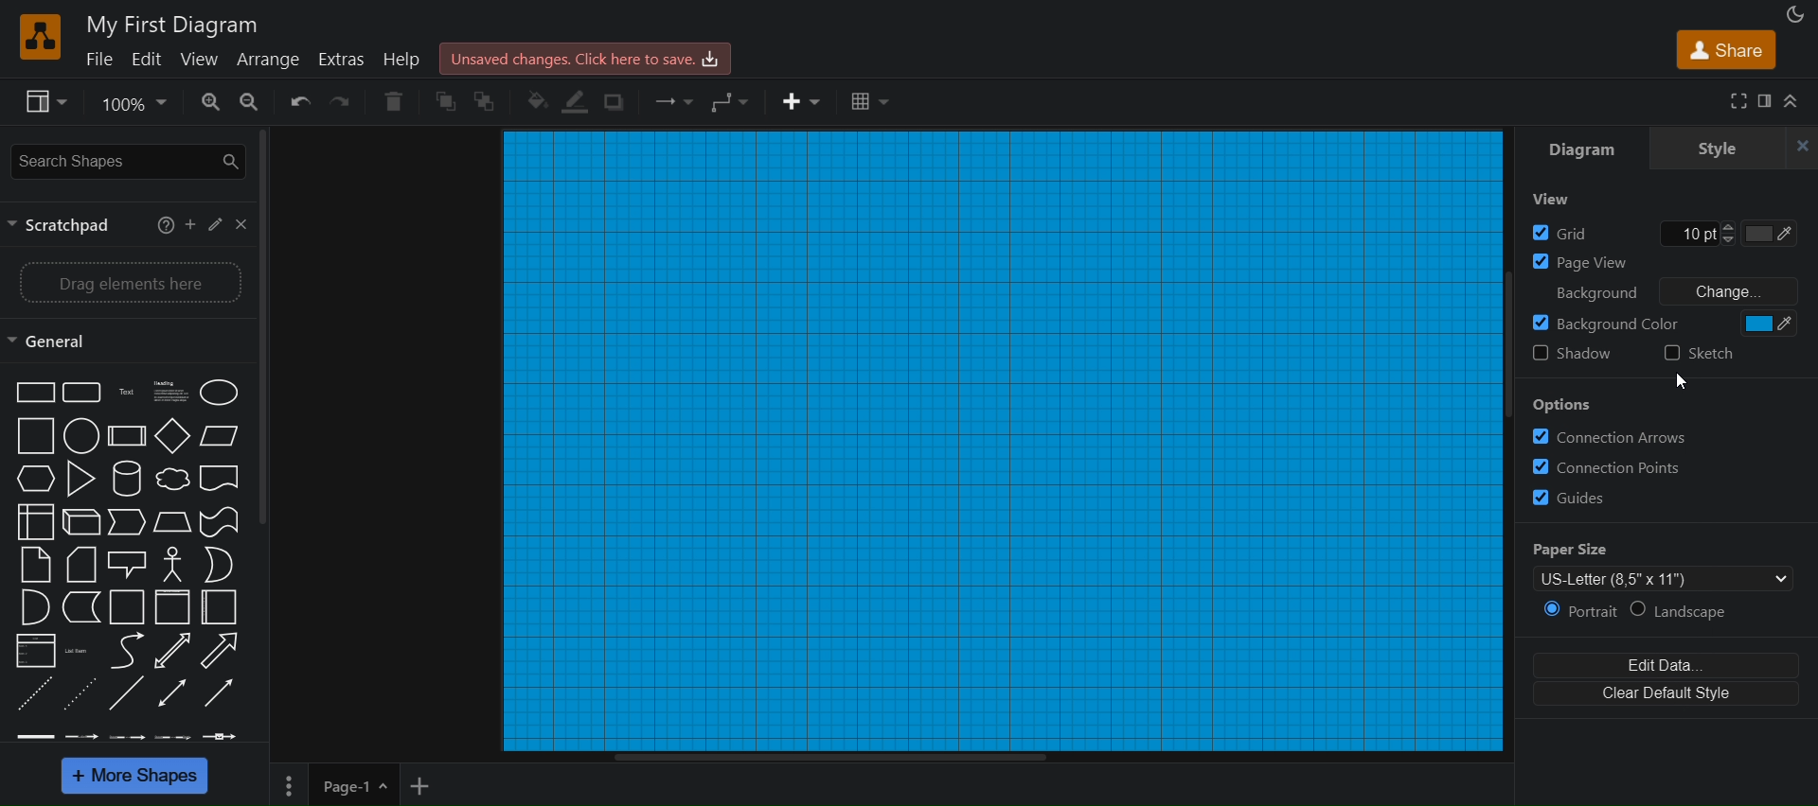  I want to click on Guides, so click(1574, 498).